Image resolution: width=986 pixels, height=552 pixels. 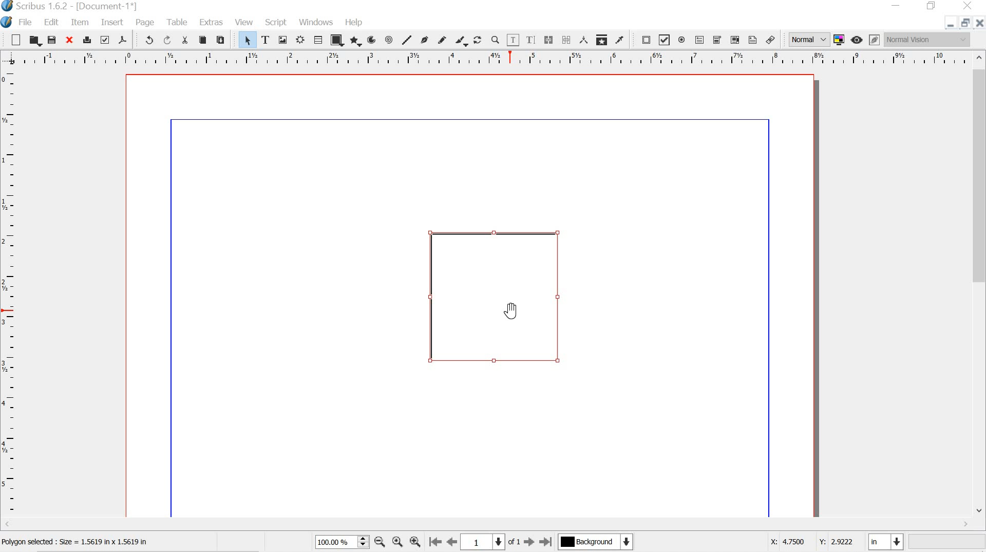 I want to click on shape, so click(x=337, y=40).